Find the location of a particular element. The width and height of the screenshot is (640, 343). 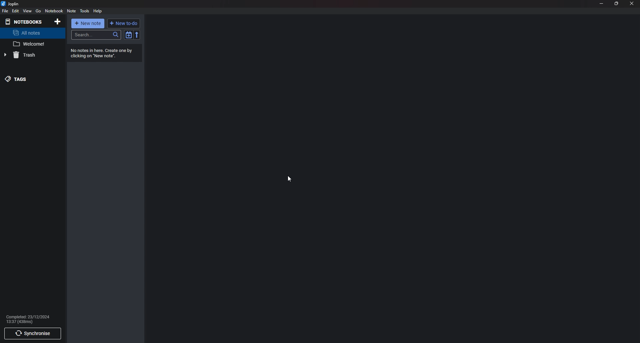

Info is located at coordinates (103, 53).